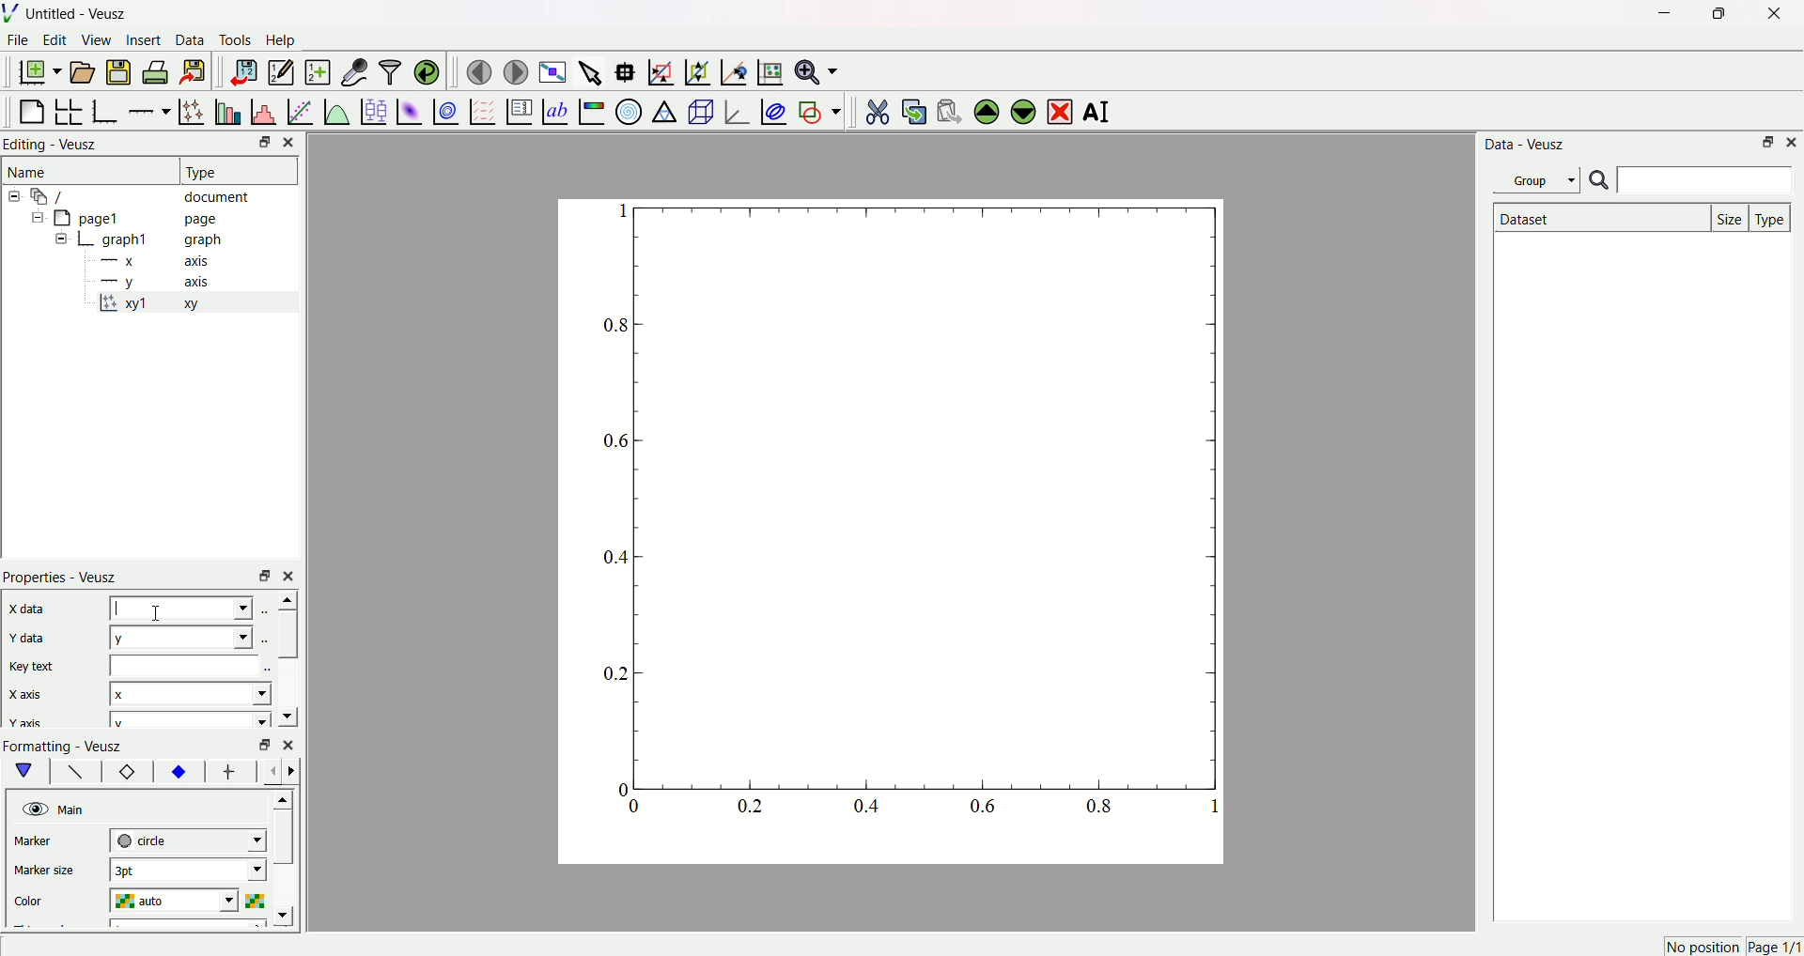 The height and width of the screenshot is (956, 1804). I want to click on minimise, so click(260, 745).